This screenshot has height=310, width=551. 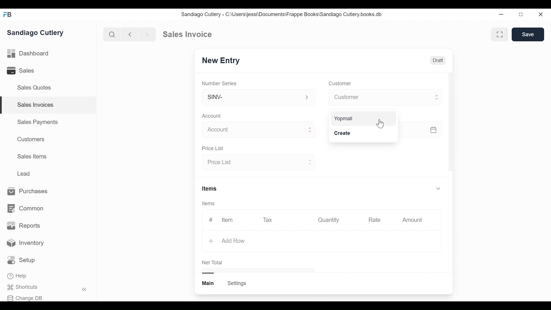 What do you see at coordinates (130, 34) in the screenshot?
I see `backward` at bounding box center [130, 34].